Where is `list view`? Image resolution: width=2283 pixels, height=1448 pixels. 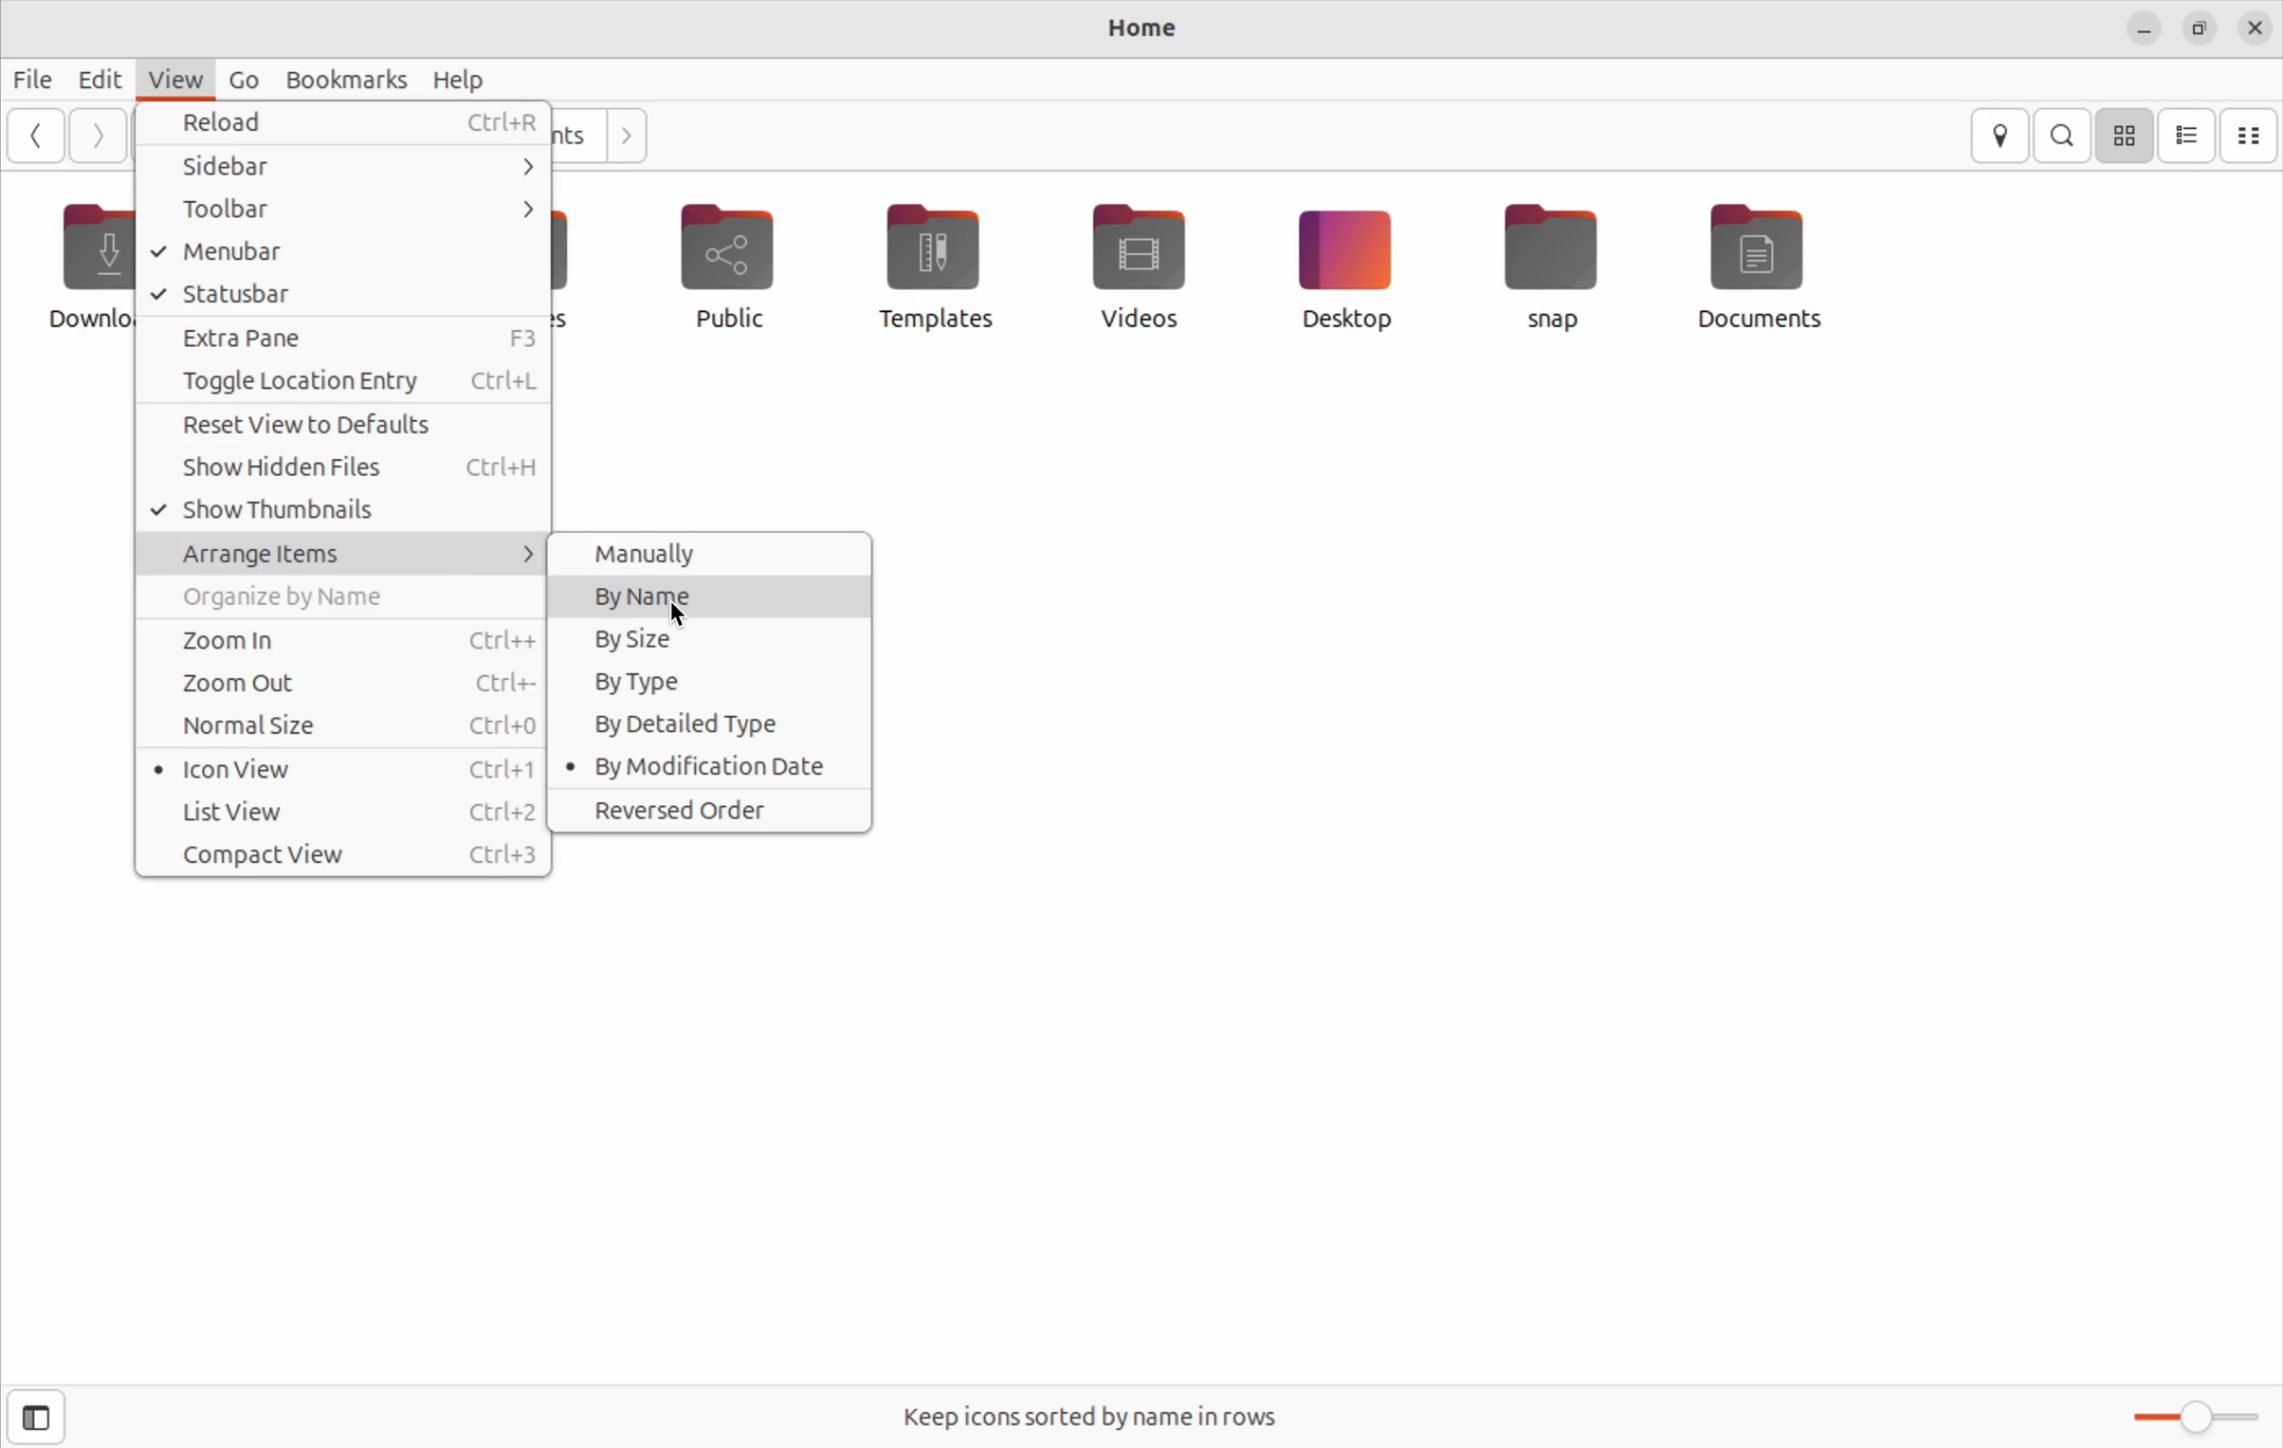 list view is located at coordinates (346, 811).